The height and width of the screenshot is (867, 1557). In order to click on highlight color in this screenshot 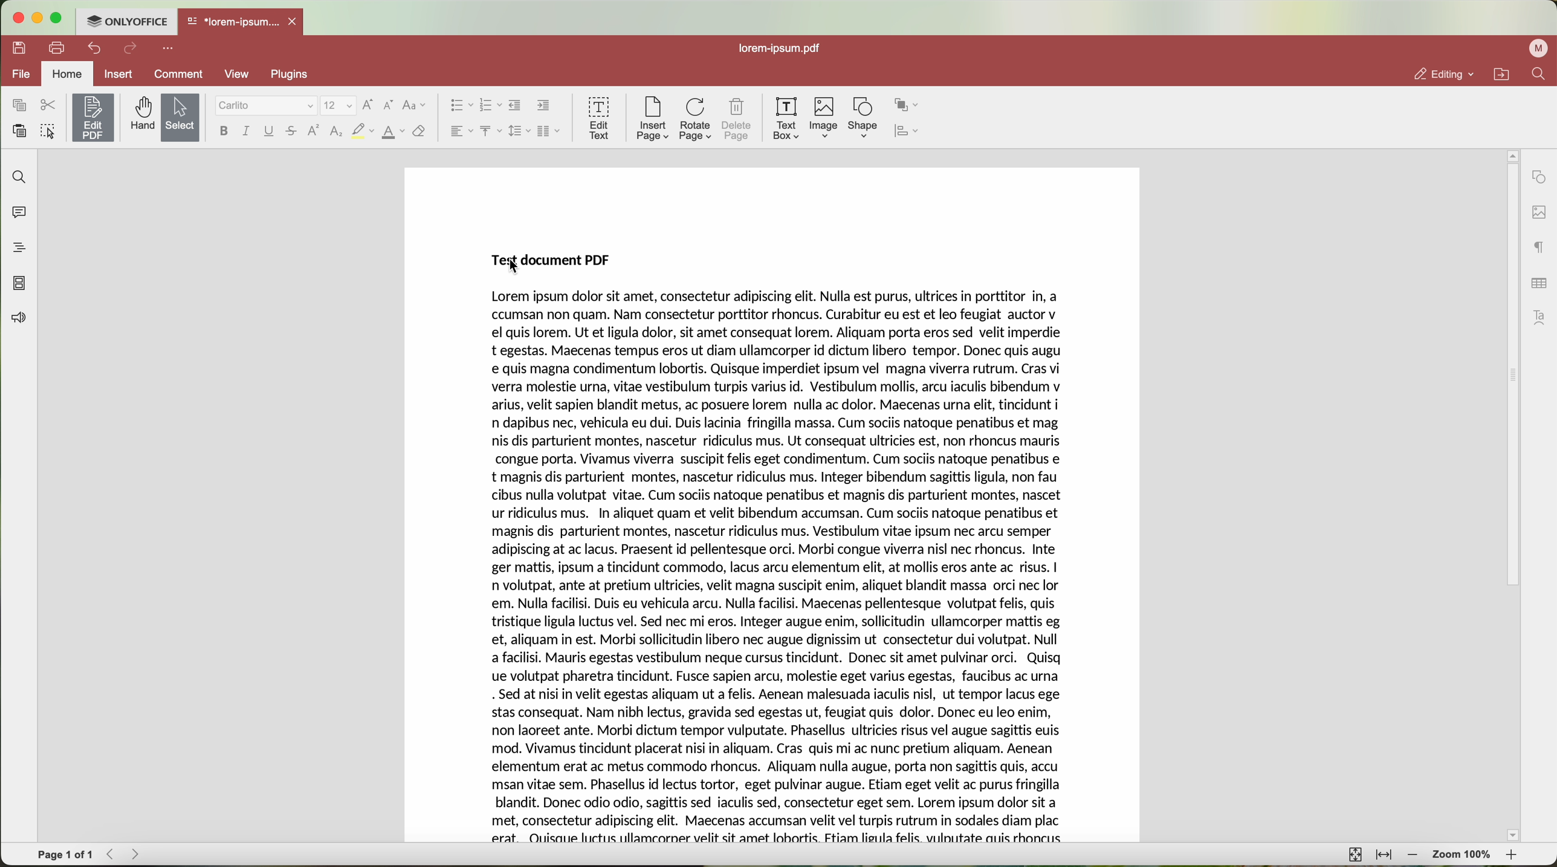, I will do `click(362, 131)`.